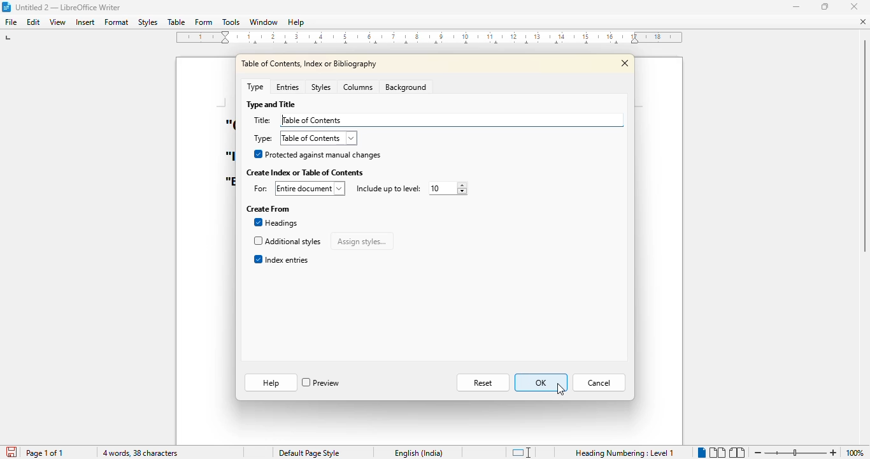  I want to click on entries, so click(288, 87).